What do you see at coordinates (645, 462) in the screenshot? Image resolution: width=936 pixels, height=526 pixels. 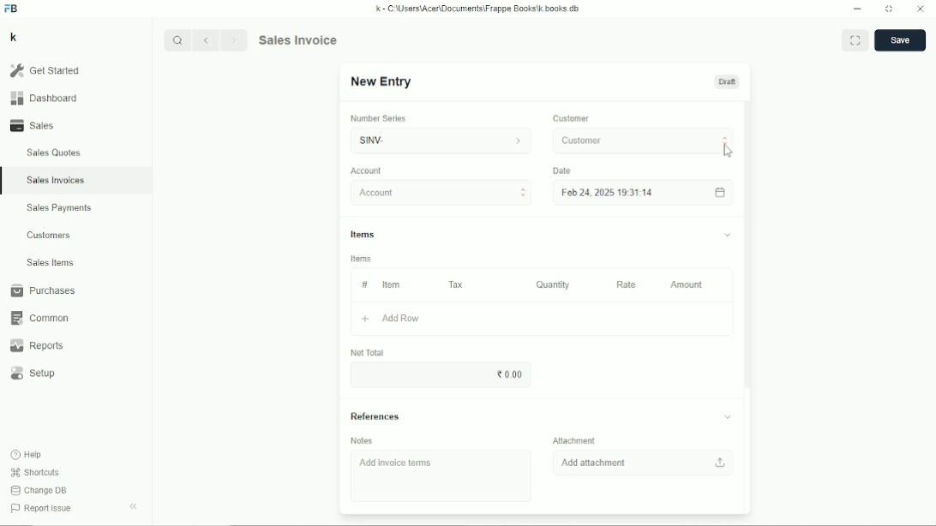 I see `Add attachment` at bounding box center [645, 462].